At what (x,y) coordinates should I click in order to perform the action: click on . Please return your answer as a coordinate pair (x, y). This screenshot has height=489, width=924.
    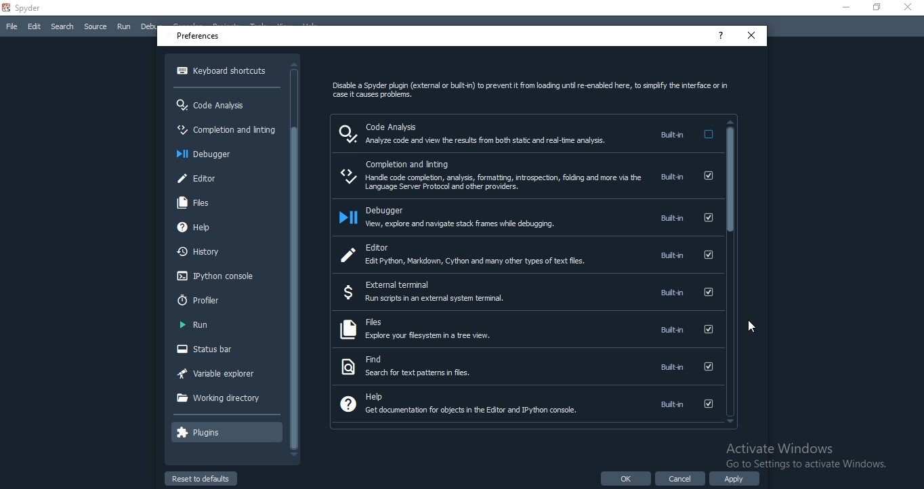
    Looking at the image, I should click on (805, 455).